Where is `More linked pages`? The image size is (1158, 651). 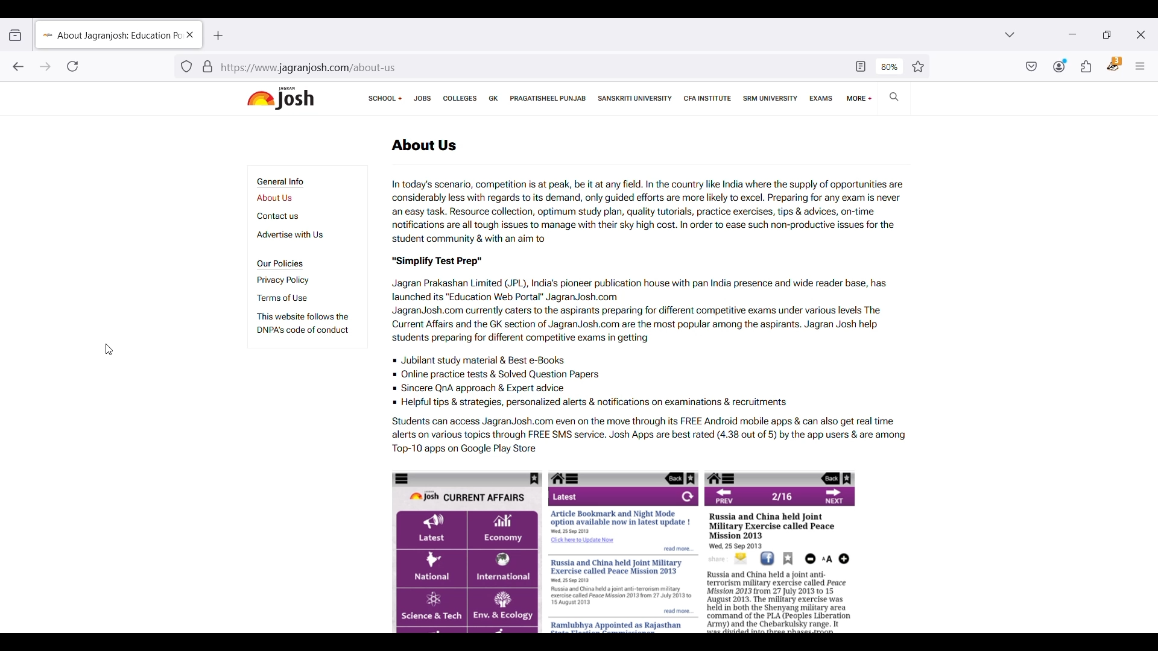
More linked pages is located at coordinates (859, 98).